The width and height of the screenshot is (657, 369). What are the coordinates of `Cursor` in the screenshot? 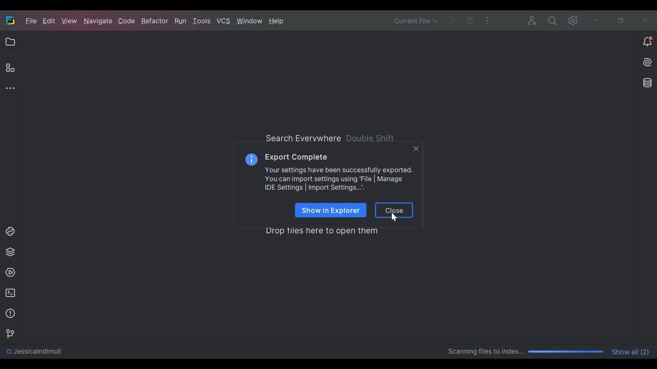 It's located at (395, 216).